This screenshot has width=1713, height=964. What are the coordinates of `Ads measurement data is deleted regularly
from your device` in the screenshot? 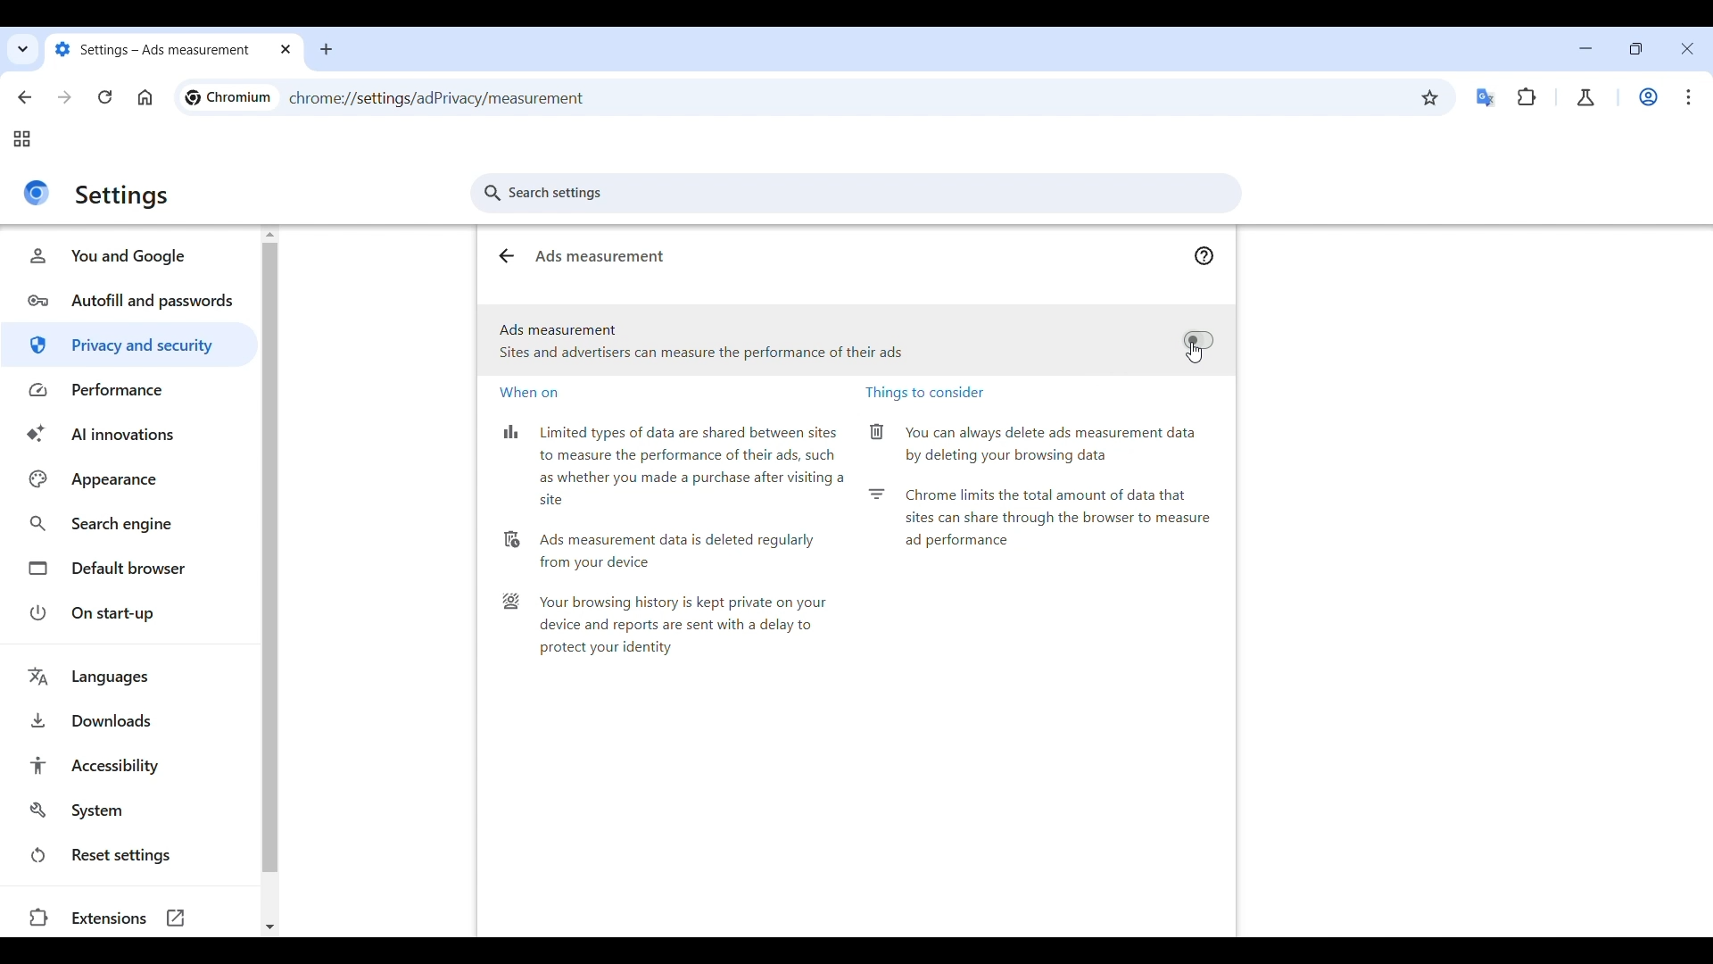 It's located at (664, 550).